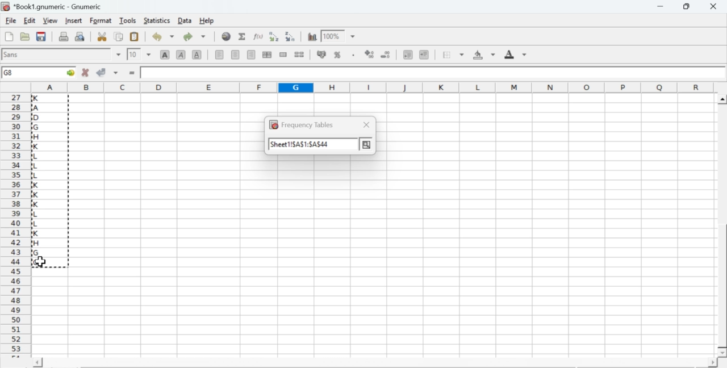 This screenshot has width=727, height=368. What do you see at coordinates (40, 98) in the screenshot?
I see `cursor` at bounding box center [40, 98].